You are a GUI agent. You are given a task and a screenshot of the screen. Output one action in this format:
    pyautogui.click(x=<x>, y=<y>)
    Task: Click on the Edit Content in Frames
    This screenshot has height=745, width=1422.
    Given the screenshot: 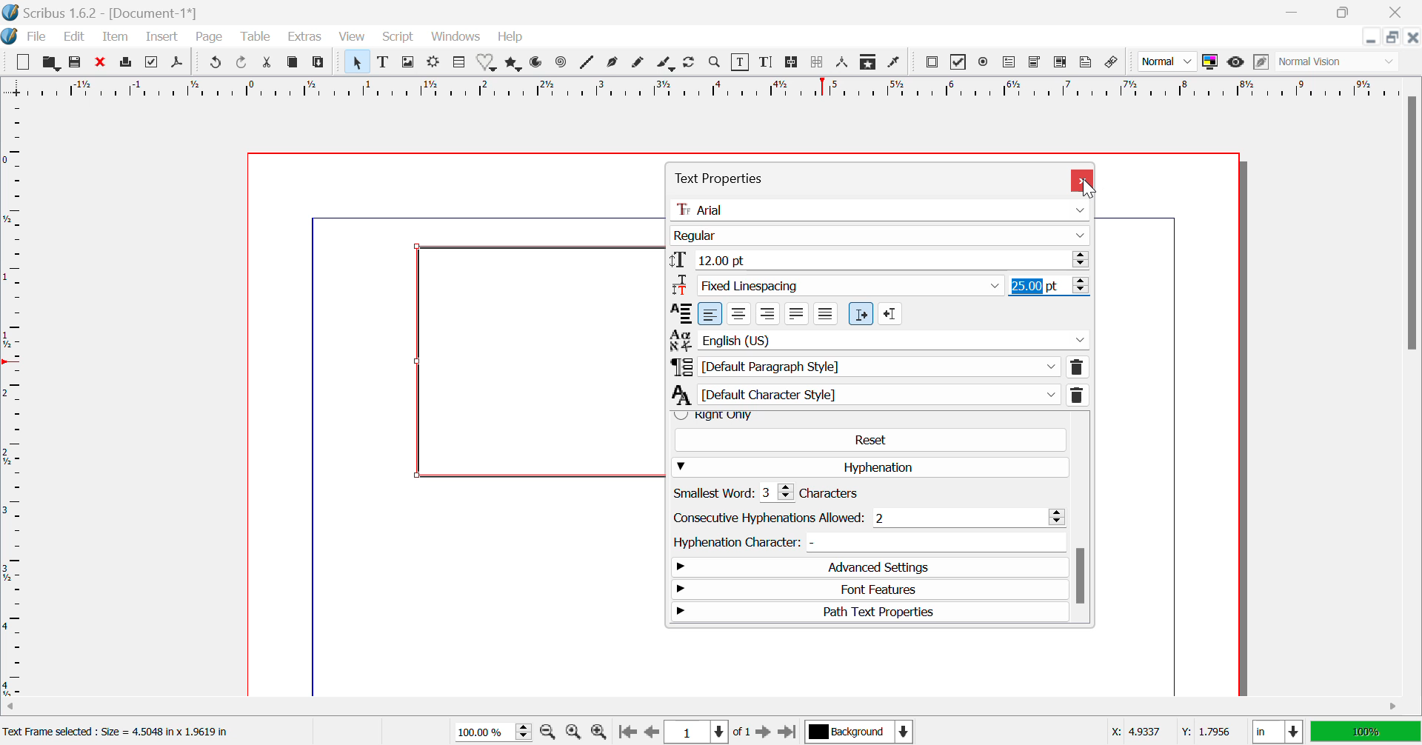 What is the action you would take?
    pyautogui.click(x=743, y=62)
    